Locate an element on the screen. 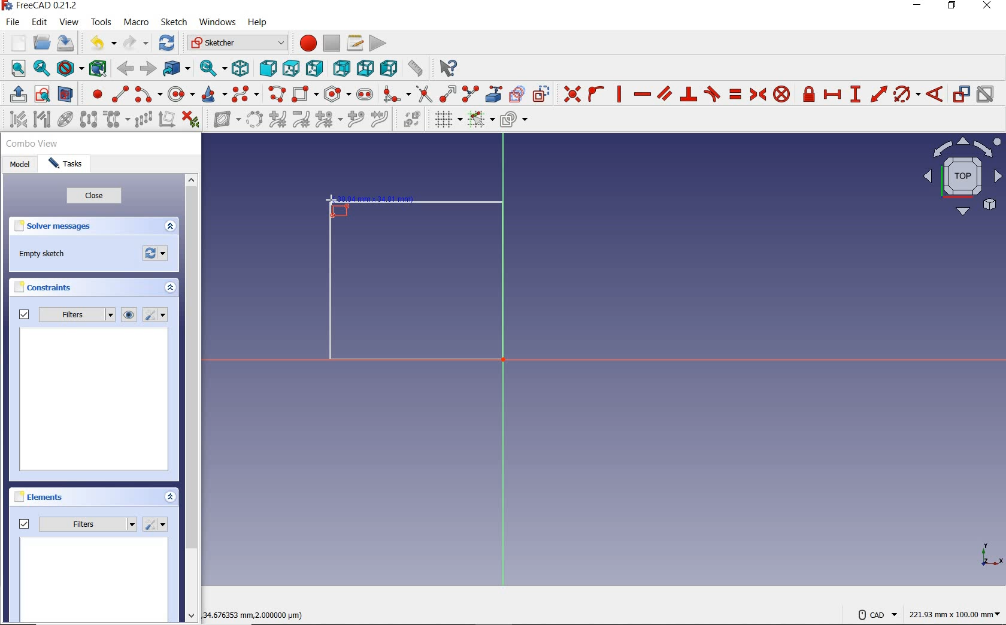  bottom is located at coordinates (365, 68).